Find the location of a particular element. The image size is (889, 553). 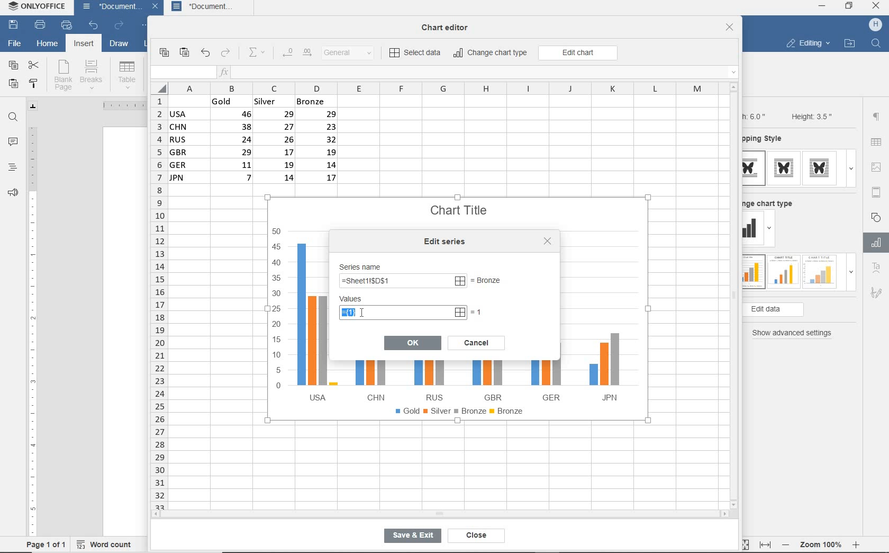

cut is located at coordinates (34, 64).